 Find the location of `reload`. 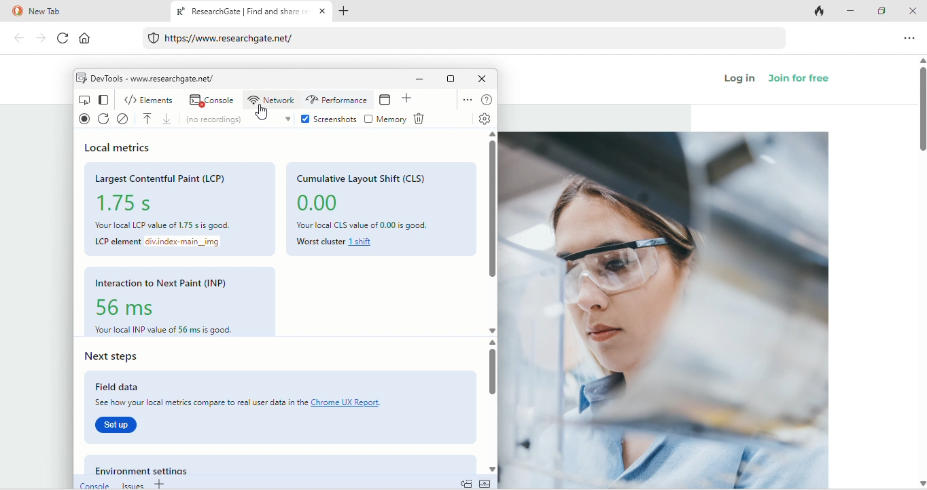

reload is located at coordinates (103, 119).